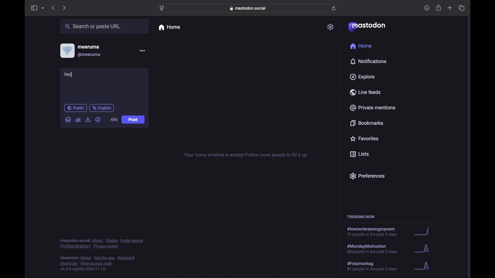 Image resolution: width=495 pixels, height=278 pixels. What do you see at coordinates (248, 8) in the screenshot?
I see `web address` at bounding box center [248, 8].